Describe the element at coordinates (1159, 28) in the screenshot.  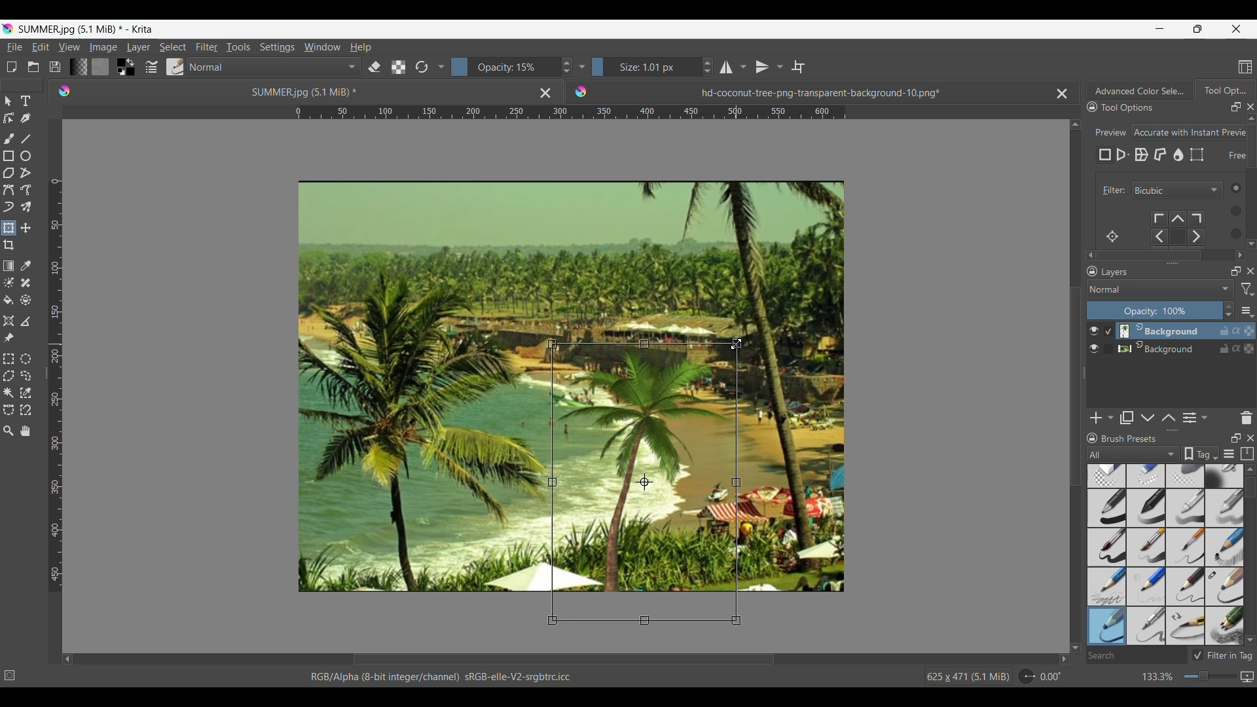
I see `Minimize` at that location.